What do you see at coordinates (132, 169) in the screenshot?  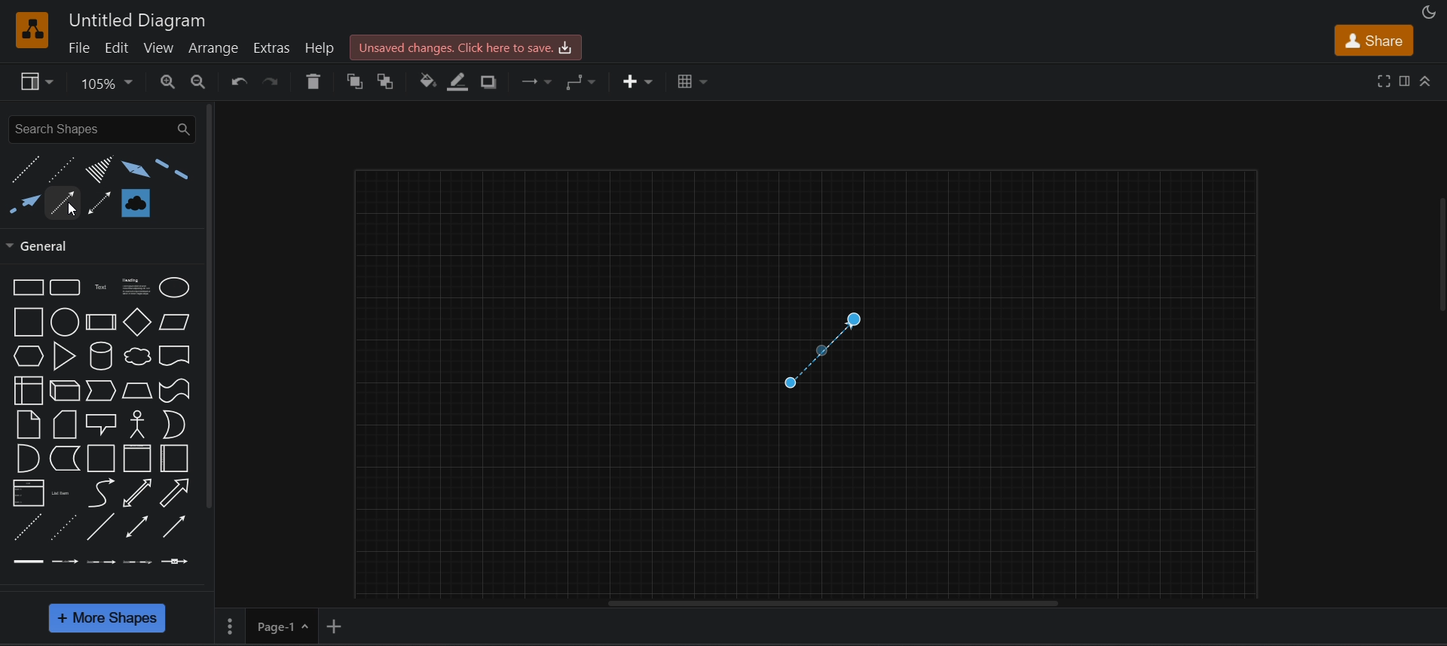 I see `arrow heads` at bounding box center [132, 169].